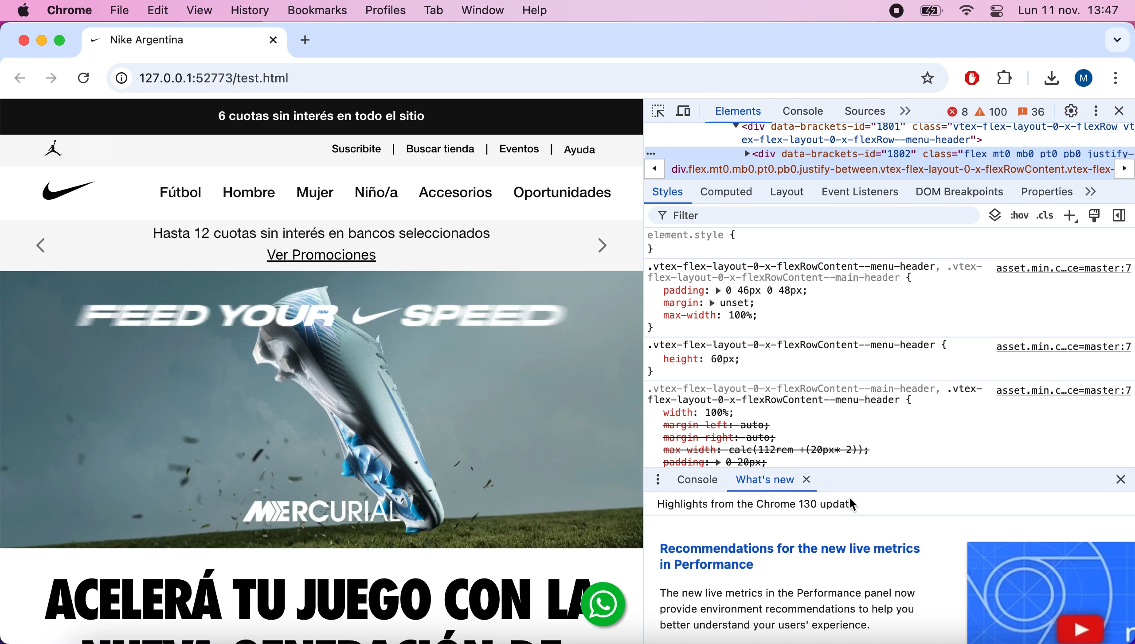 The width and height of the screenshot is (1135, 644). I want to click on elements, so click(736, 112).